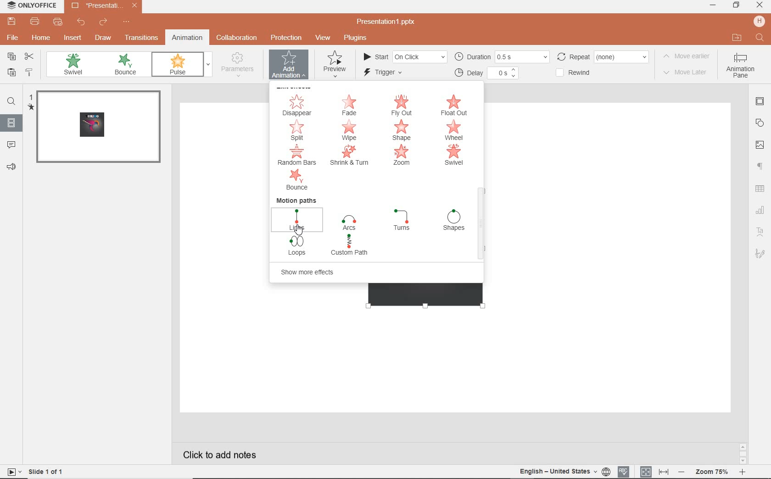  I want to click on random bars, so click(295, 156).